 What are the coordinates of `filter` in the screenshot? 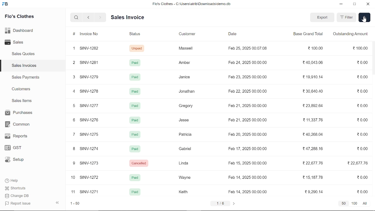 It's located at (347, 18).